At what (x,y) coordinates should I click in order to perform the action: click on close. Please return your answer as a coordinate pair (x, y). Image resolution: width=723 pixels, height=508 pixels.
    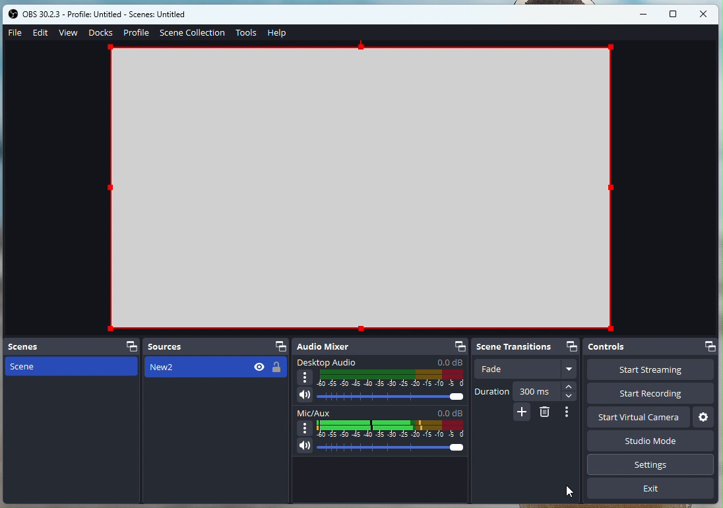
    Looking at the image, I should click on (707, 14).